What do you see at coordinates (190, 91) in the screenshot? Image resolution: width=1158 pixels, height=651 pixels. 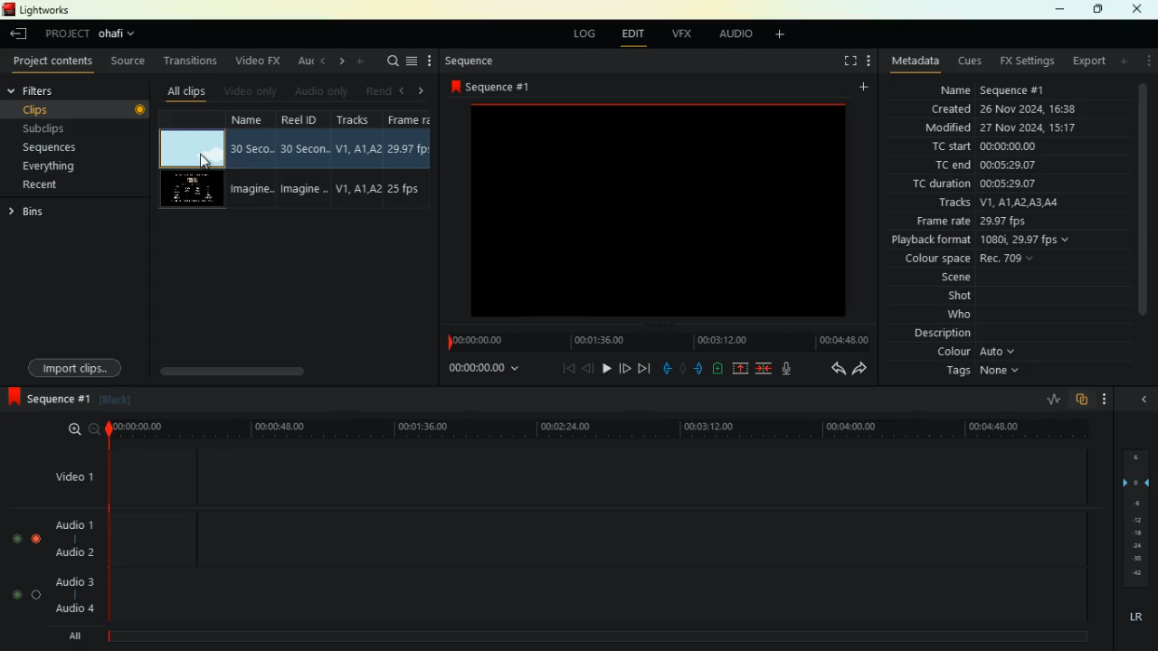 I see `all clips` at bounding box center [190, 91].